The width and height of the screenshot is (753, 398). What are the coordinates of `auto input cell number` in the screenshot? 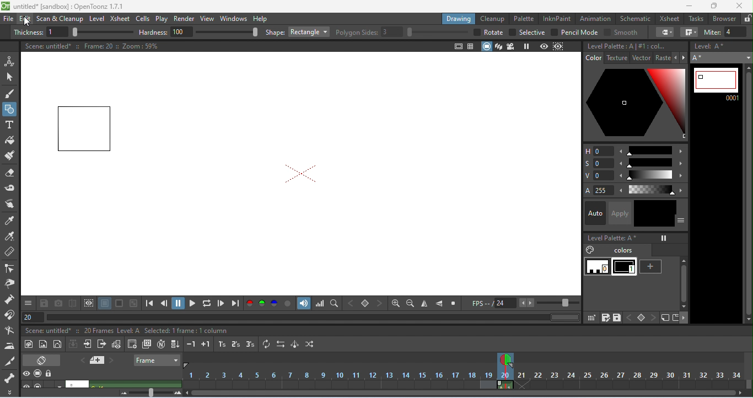 It's located at (163, 345).